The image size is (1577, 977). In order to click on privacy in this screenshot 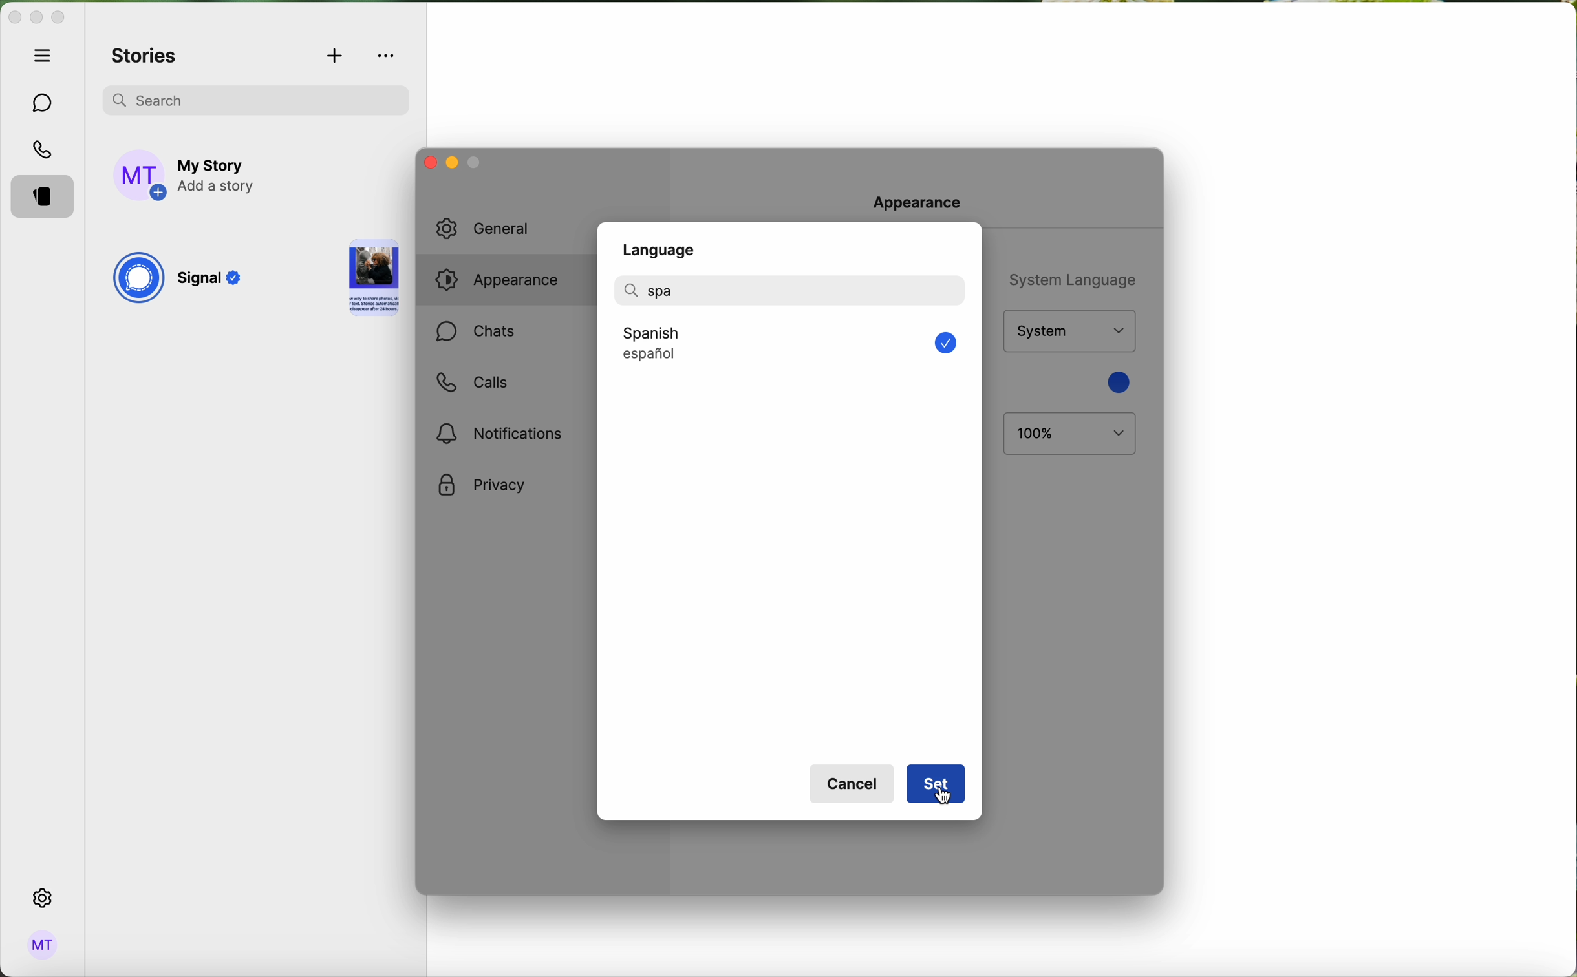, I will do `click(482, 486)`.